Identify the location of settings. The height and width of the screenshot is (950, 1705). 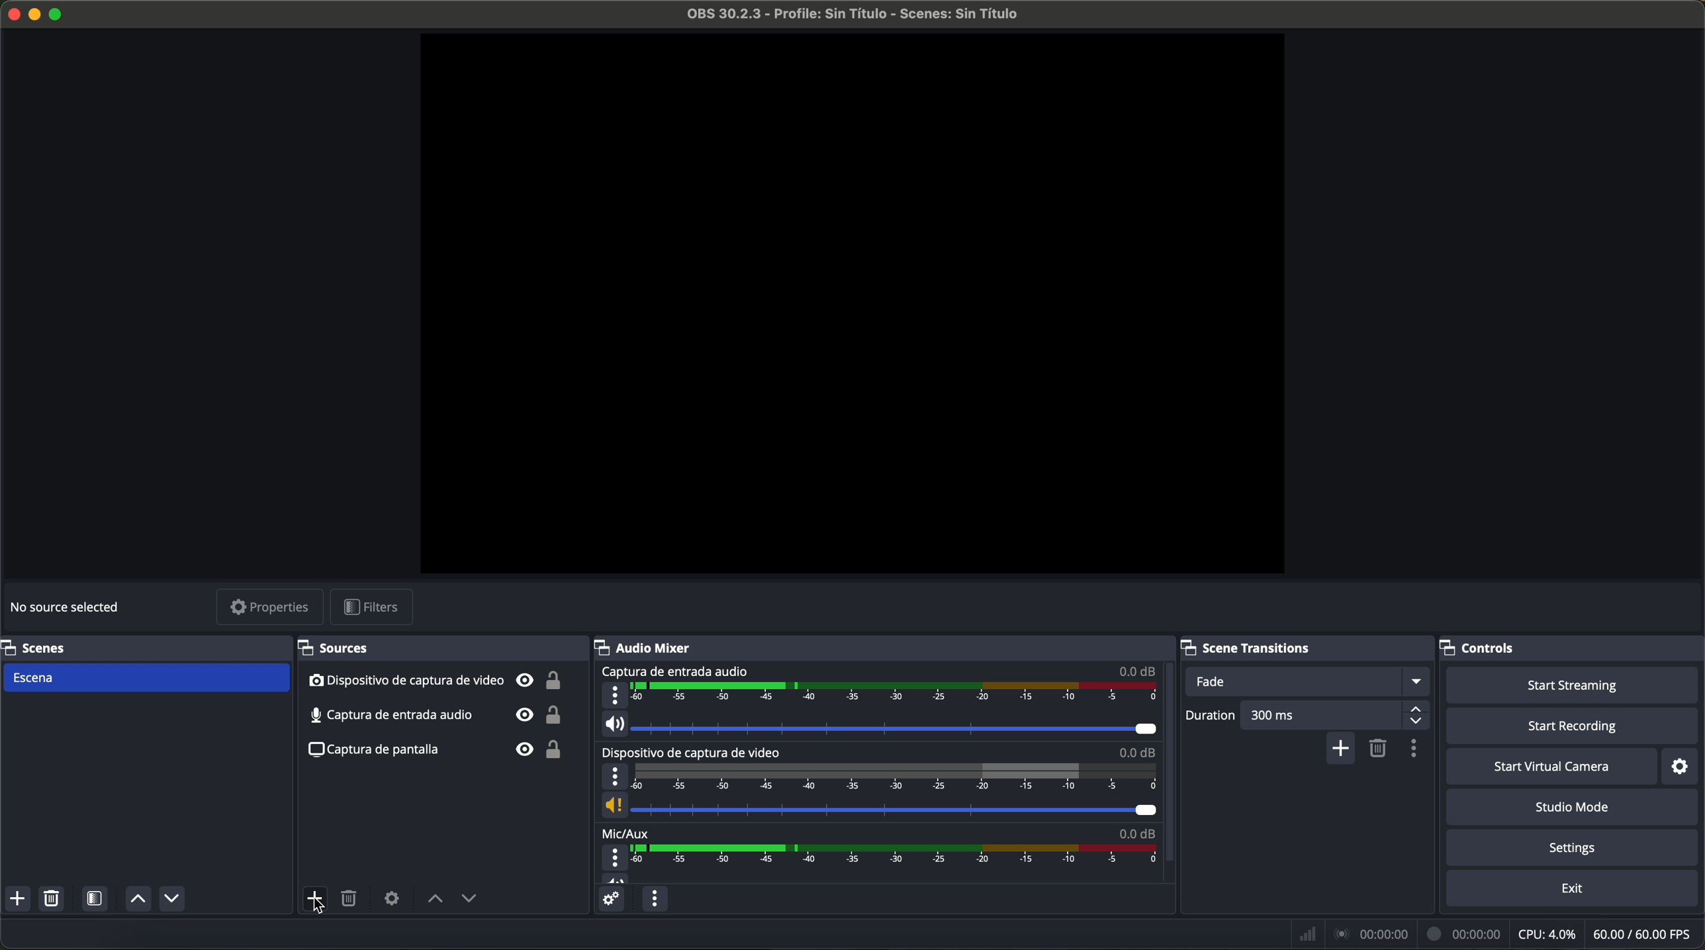
(1576, 849).